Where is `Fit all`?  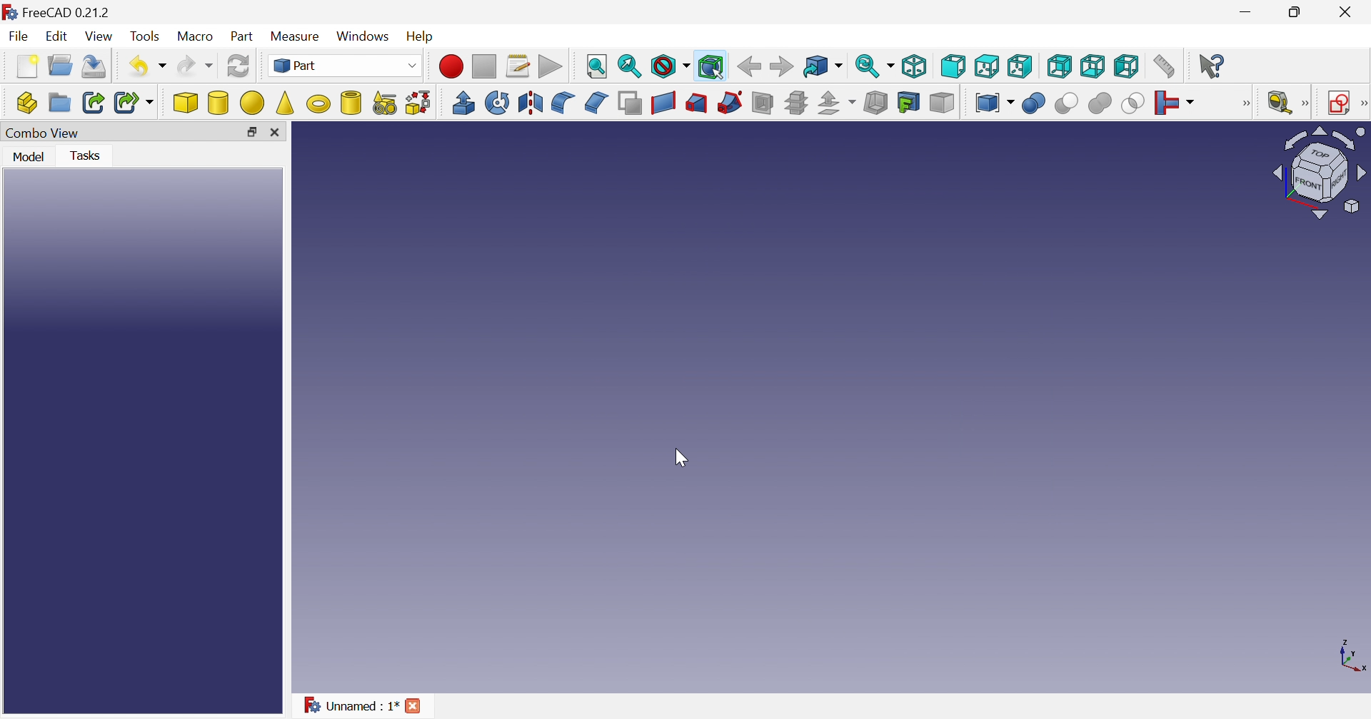 Fit all is located at coordinates (595, 67).